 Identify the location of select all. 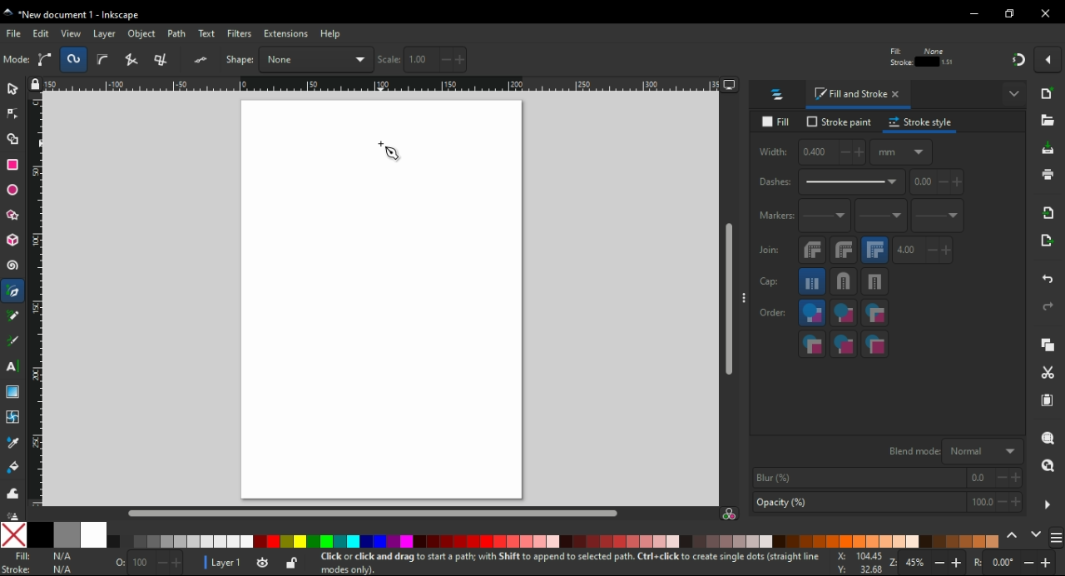
(17, 60).